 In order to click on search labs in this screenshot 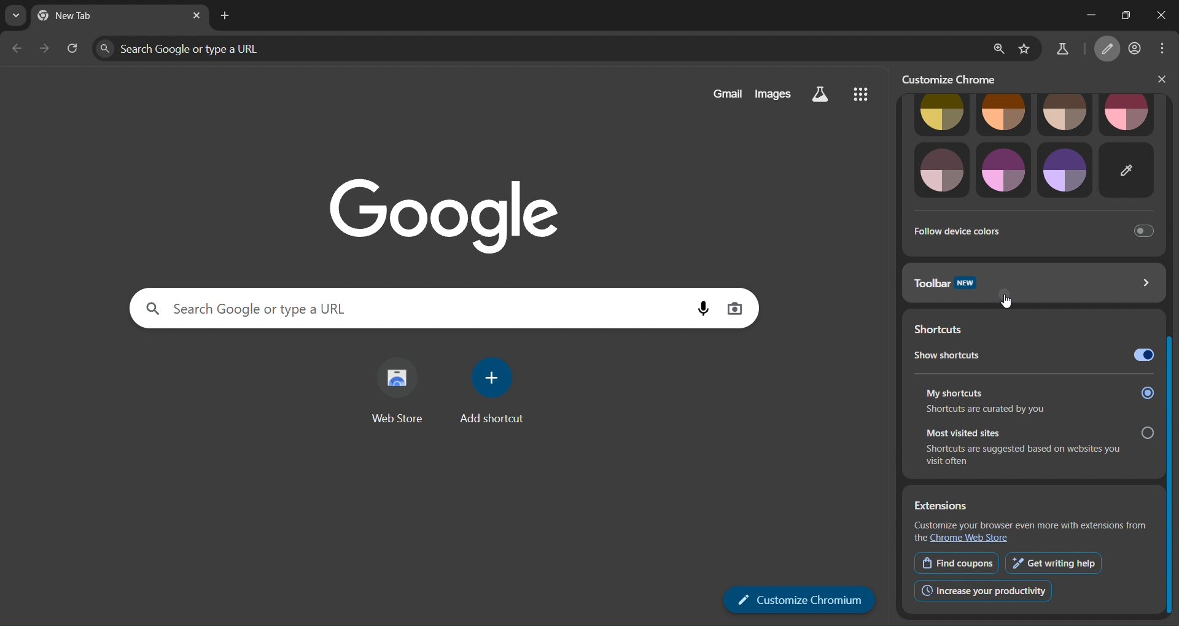, I will do `click(1062, 52)`.